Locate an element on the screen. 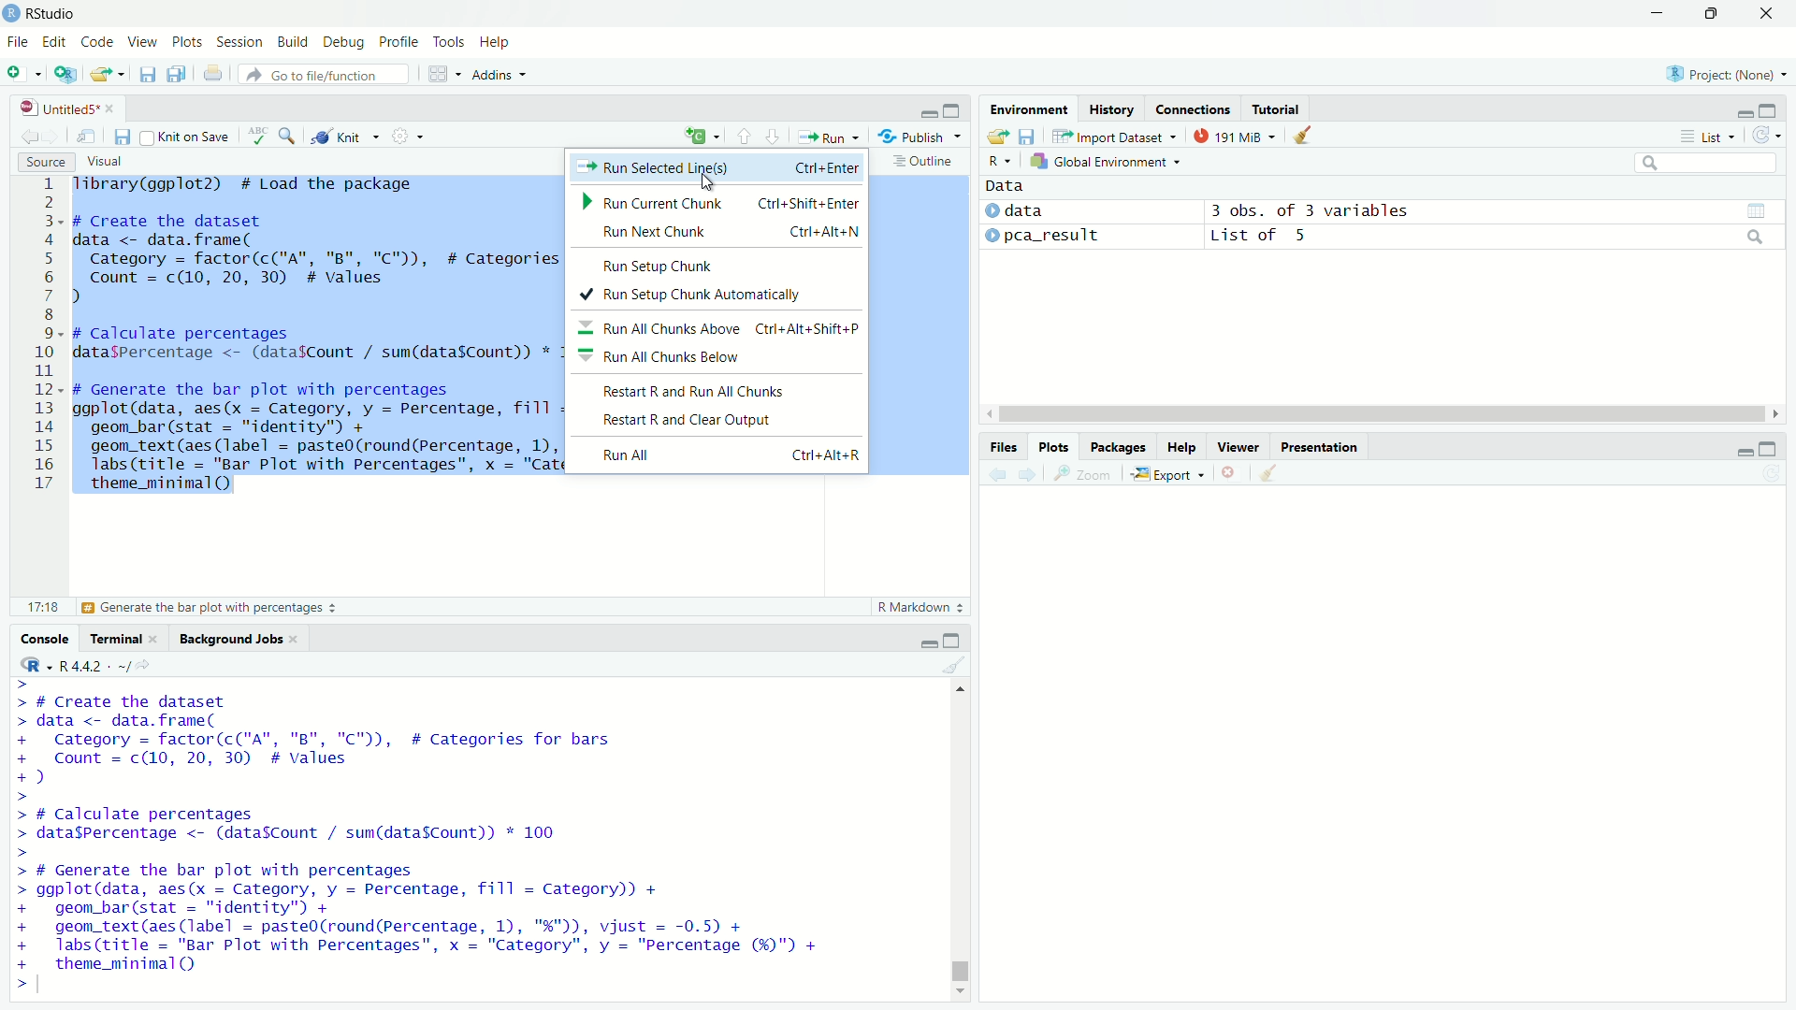  Debug is located at coordinates (348, 43).